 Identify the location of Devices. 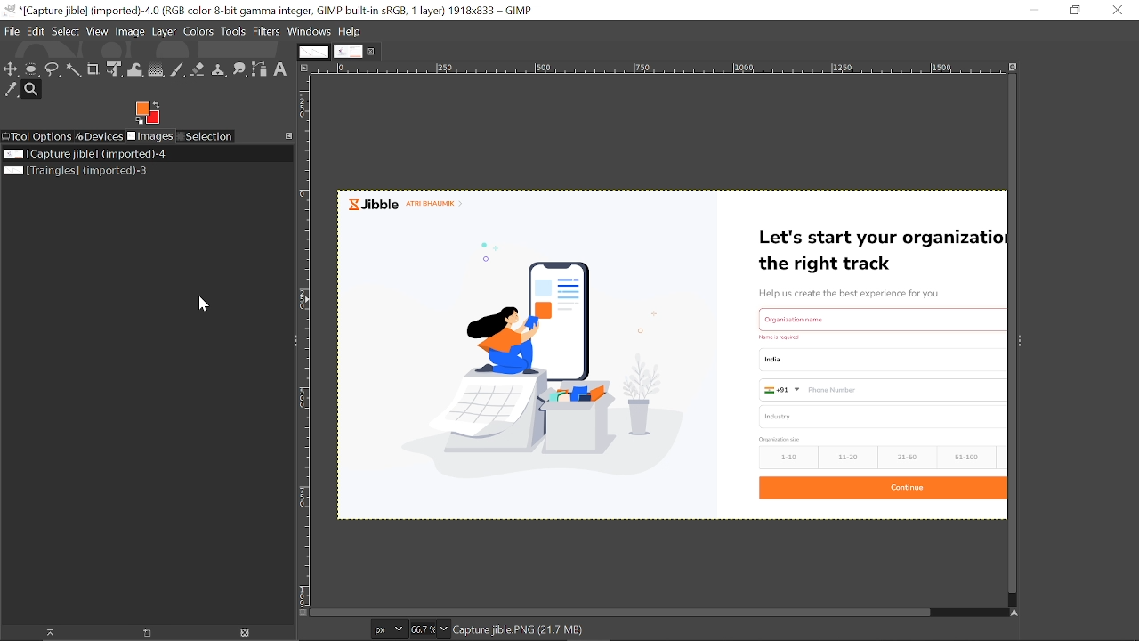
(101, 136).